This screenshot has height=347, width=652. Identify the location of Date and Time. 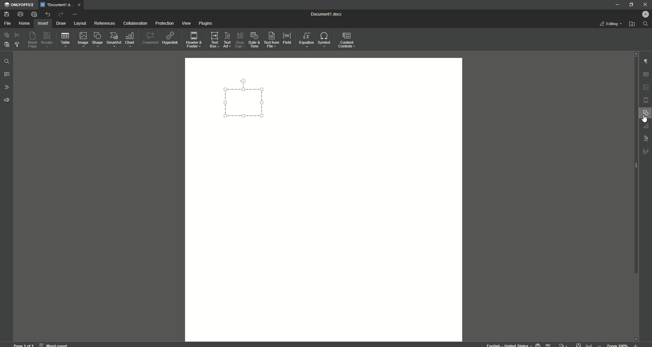
(254, 40).